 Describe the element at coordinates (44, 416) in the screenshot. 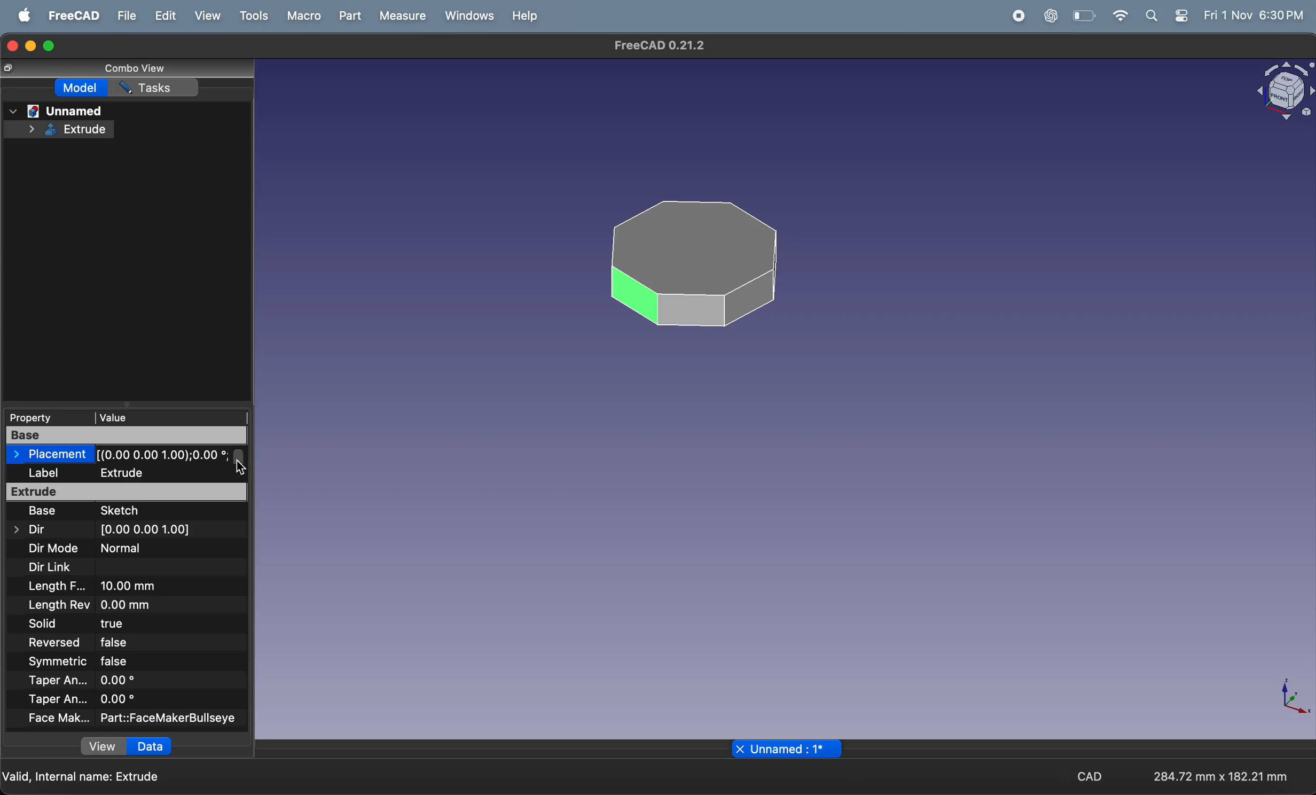

I see `property` at that location.